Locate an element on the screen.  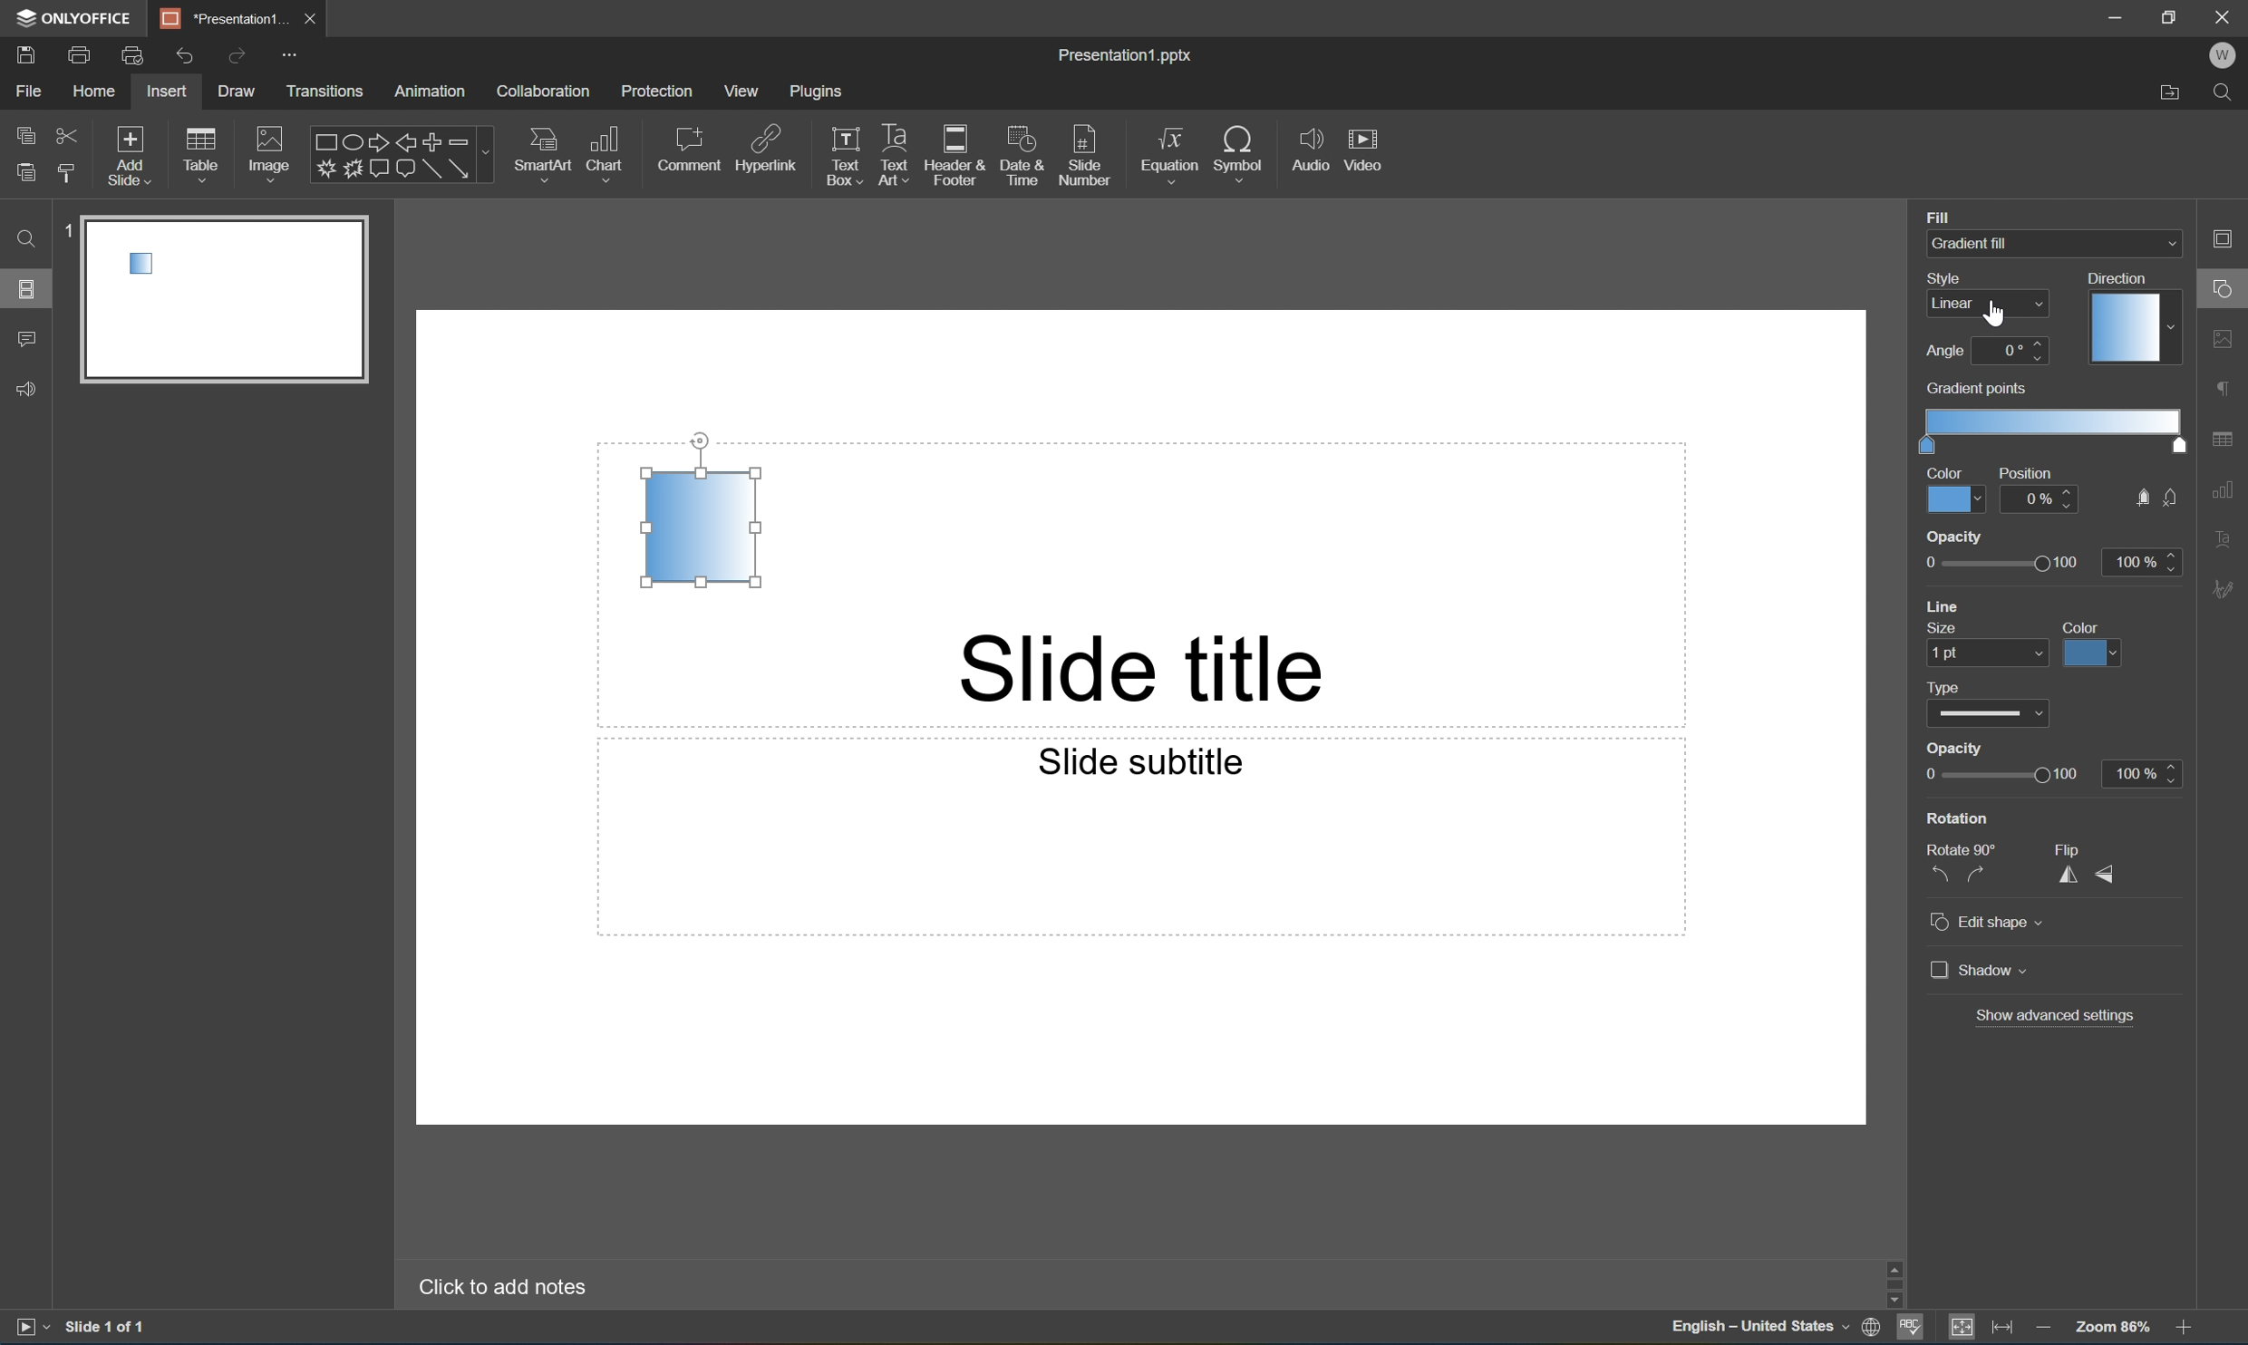
Flip horizontally is located at coordinates (2064, 883).